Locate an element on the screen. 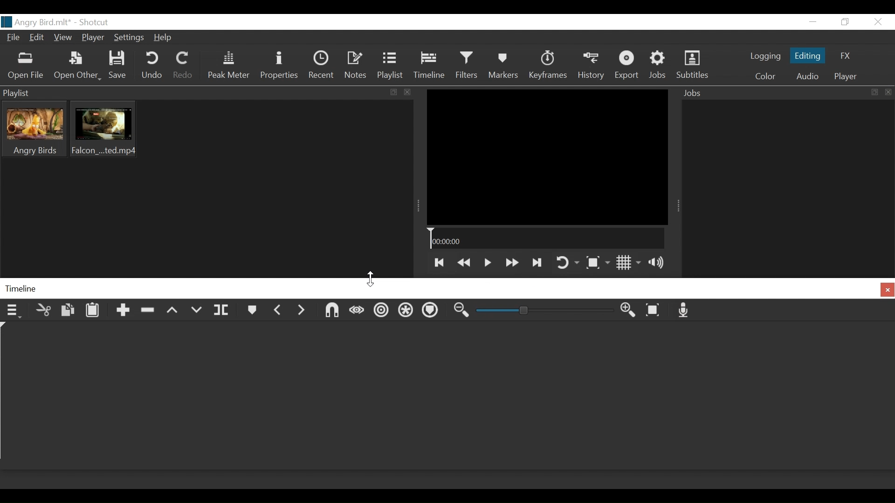 The width and height of the screenshot is (895, 503). Cut is located at coordinates (43, 310).